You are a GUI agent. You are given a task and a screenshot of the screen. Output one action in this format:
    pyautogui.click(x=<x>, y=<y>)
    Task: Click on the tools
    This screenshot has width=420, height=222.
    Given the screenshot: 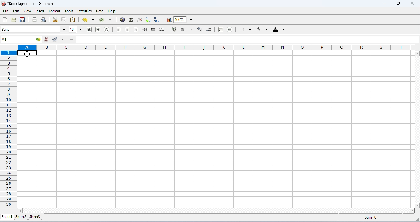 What is the action you would take?
    pyautogui.click(x=69, y=11)
    